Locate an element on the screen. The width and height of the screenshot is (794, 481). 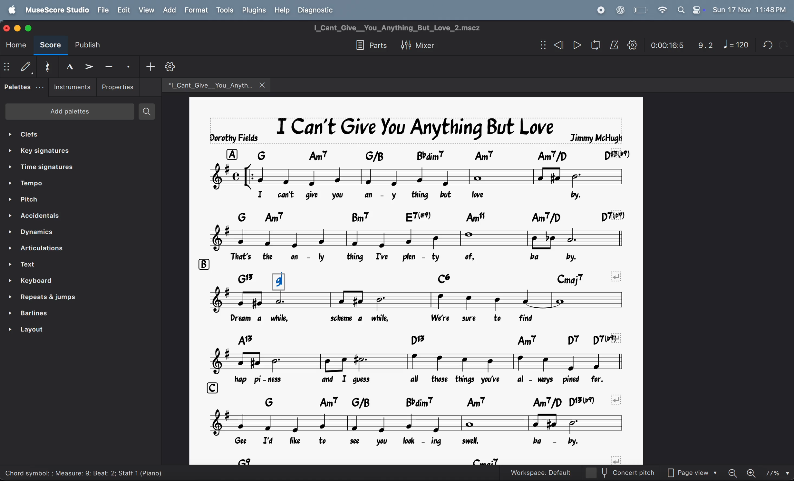
wifi is located at coordinates (662, 10).